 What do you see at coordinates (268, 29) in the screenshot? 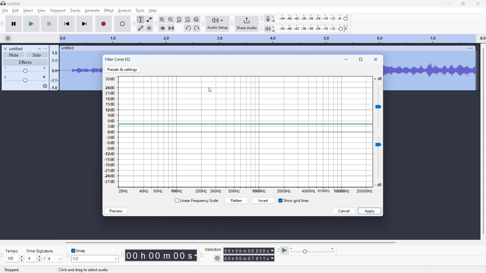
I see `Playback metre ` at bounding box center [268, 29].